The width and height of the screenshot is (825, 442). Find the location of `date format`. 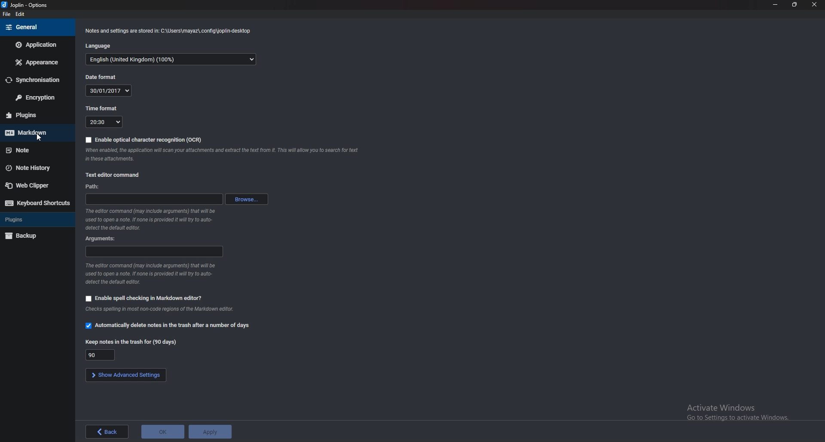

date format is located at coordinates (107, 91).